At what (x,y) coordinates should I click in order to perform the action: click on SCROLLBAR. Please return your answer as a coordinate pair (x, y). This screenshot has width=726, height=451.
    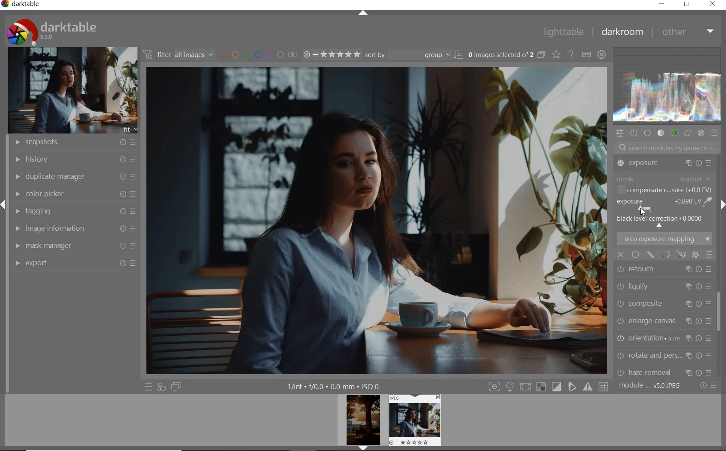
    Looking at the image, I should click on (720, 316).